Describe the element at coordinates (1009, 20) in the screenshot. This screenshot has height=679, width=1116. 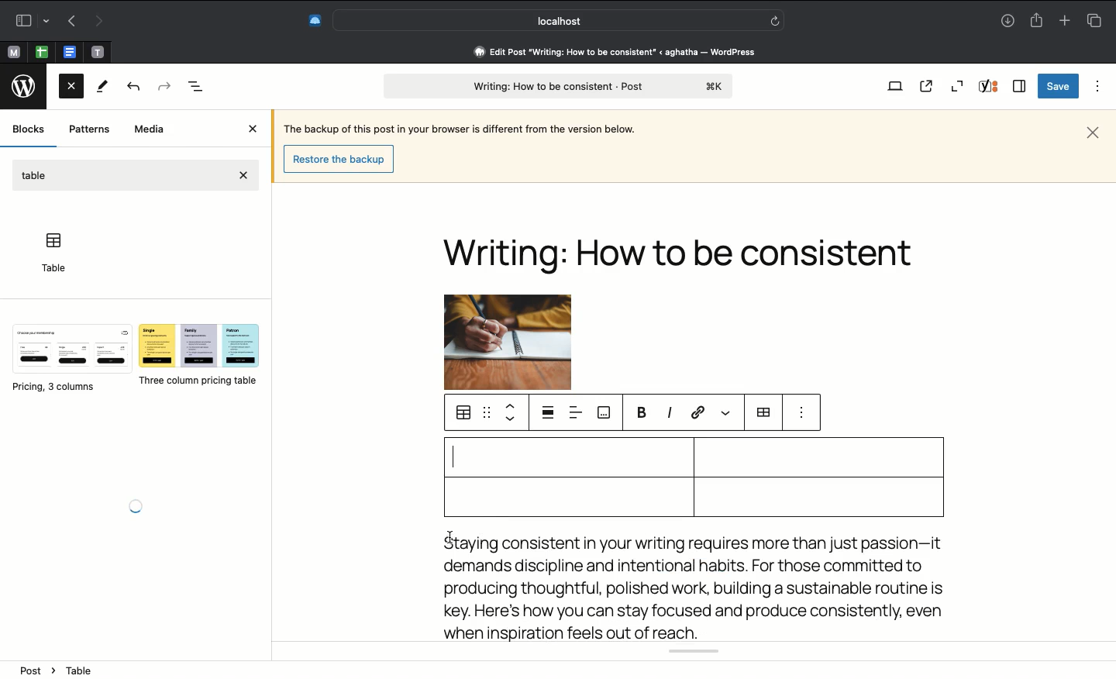
I see `Downloads` at that location.